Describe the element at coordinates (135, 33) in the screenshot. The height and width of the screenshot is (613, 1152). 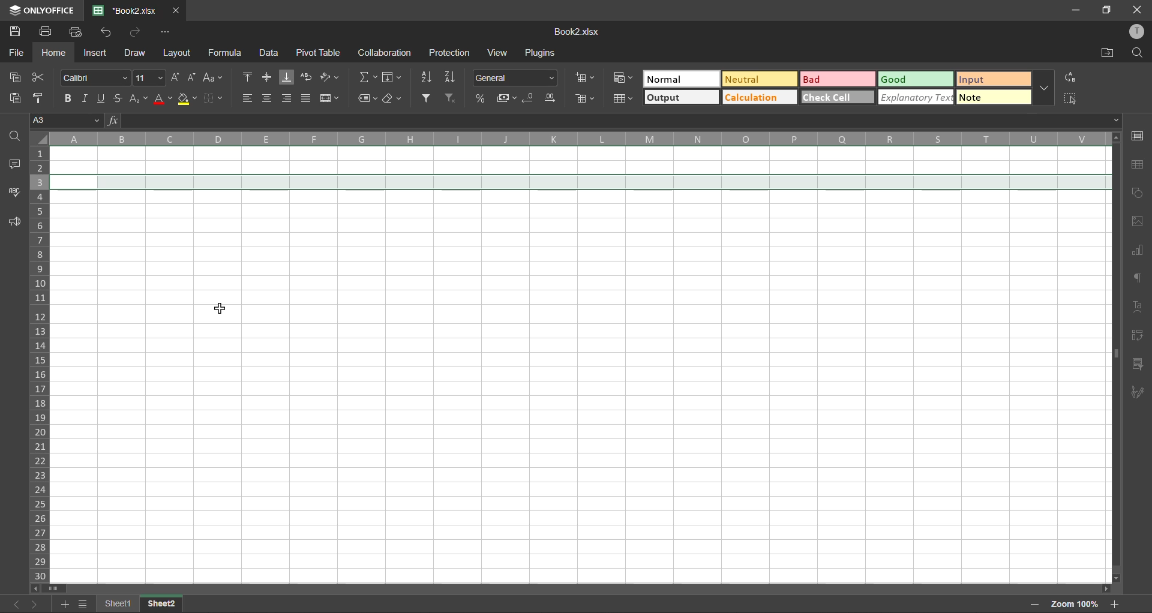
I see `redo` at that location.